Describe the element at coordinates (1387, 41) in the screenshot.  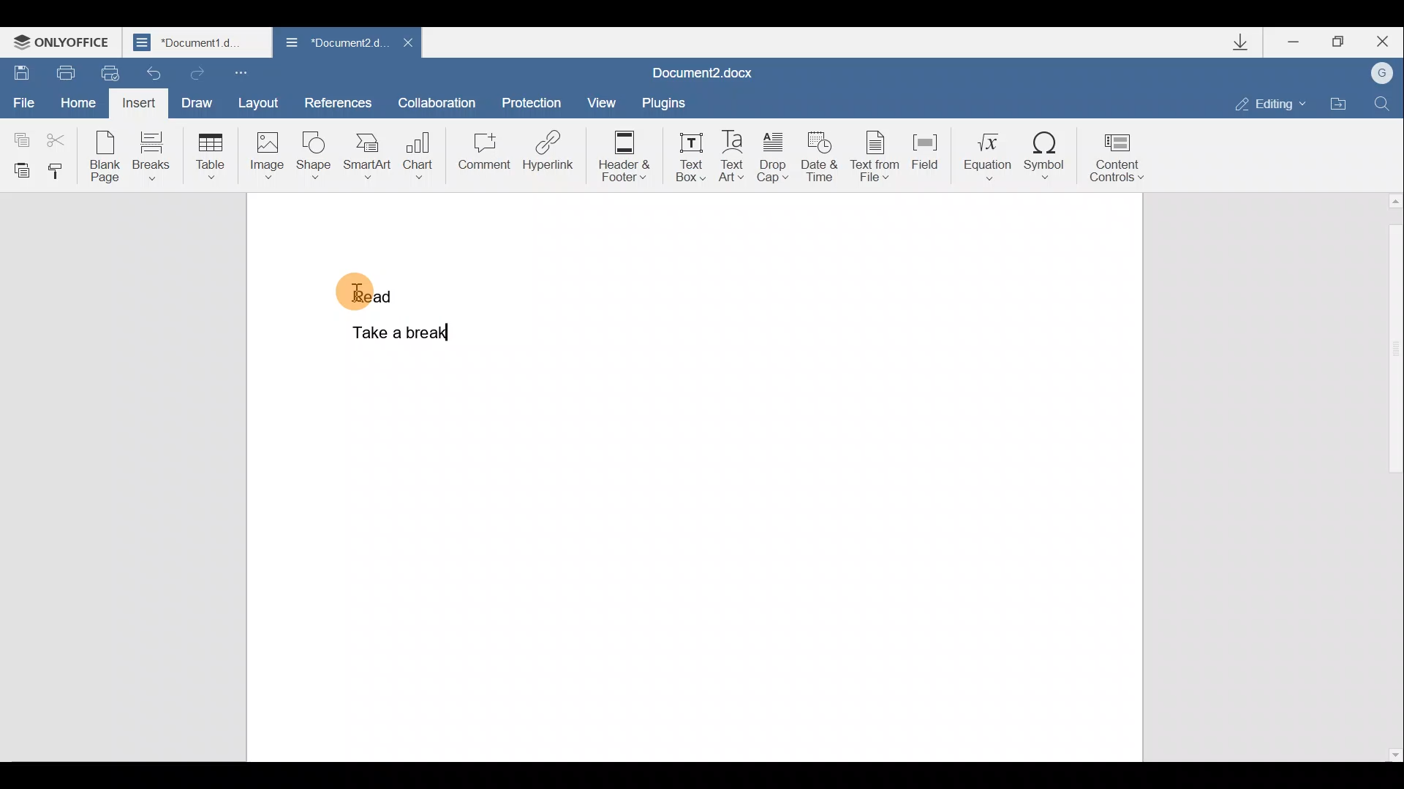
I see `Close` at that location.